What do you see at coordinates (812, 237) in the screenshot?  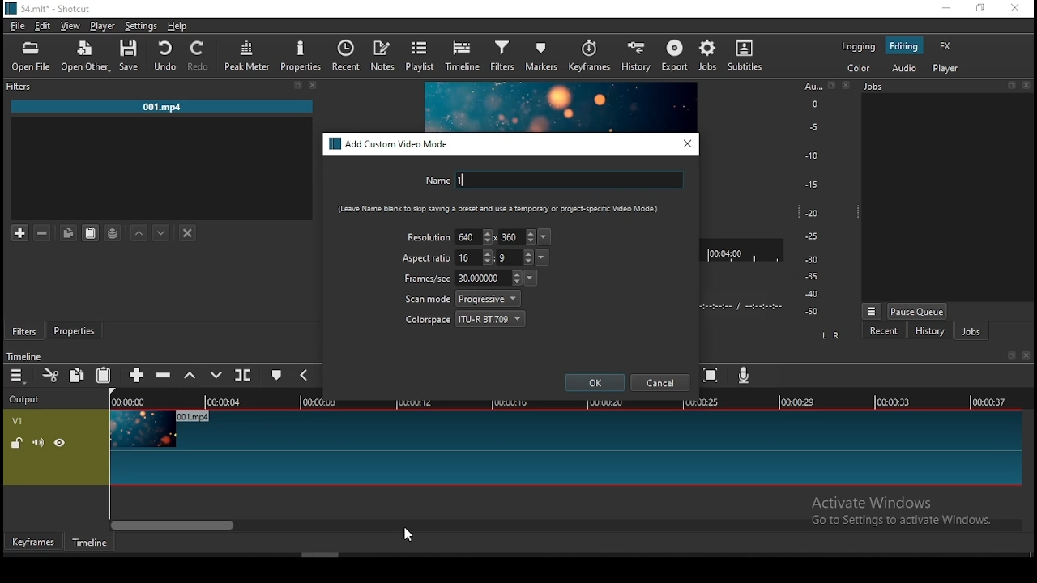 I see `-25` at bounding box center [812, 237].